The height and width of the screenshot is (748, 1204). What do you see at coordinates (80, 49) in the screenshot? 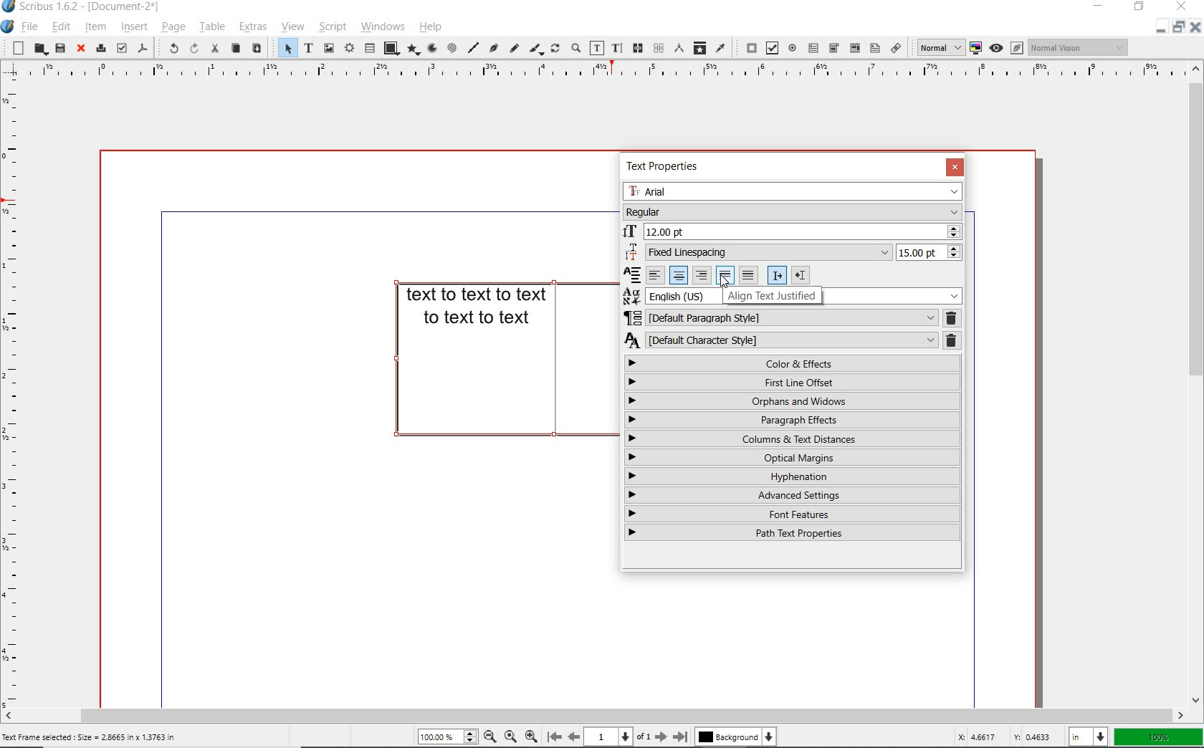
I see `close` at bounding box center [80, 49].